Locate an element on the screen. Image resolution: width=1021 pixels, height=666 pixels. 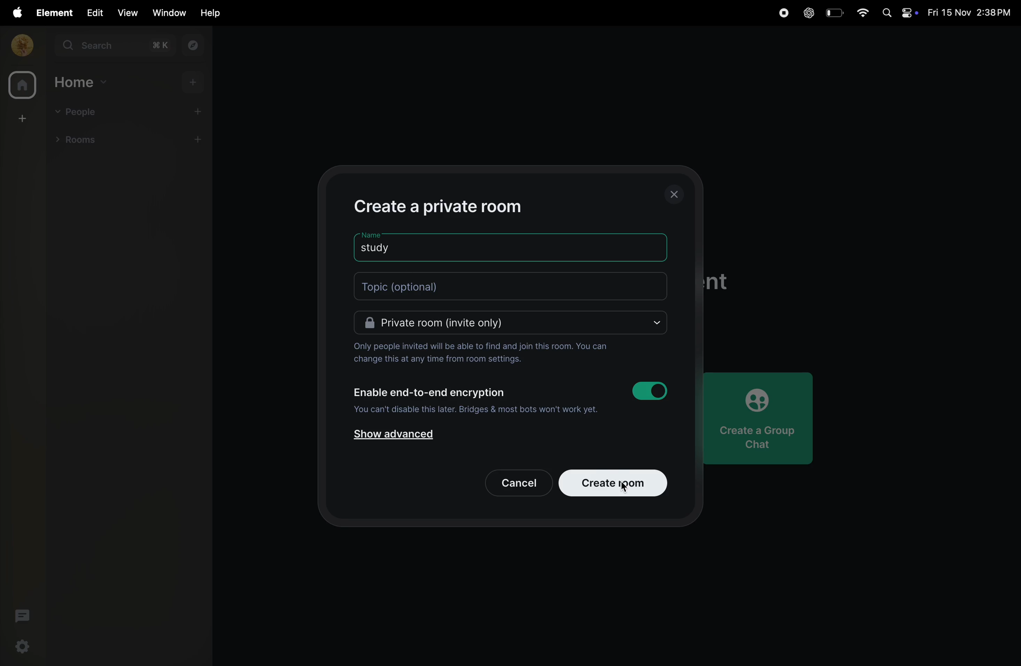
chatgpt is located at coordinates (808, 14).